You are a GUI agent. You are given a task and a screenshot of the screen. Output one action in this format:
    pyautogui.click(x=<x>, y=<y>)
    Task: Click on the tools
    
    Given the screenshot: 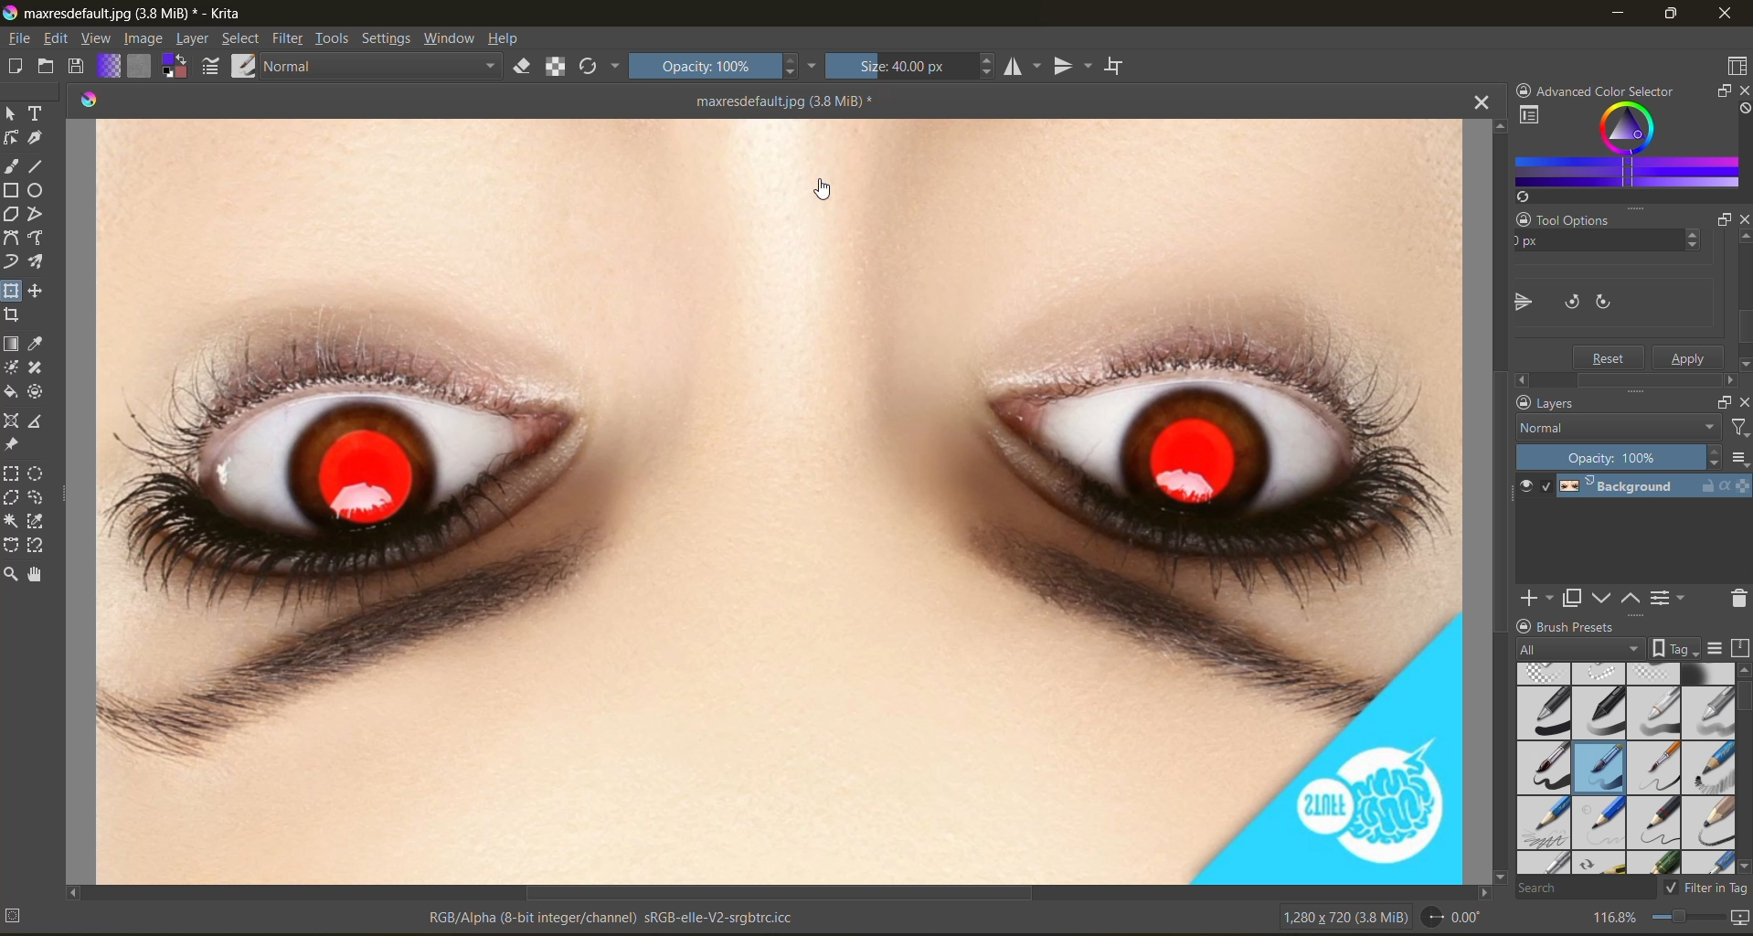 What is the action you would take?
    pyautogui.click(x=335, y=38)
    